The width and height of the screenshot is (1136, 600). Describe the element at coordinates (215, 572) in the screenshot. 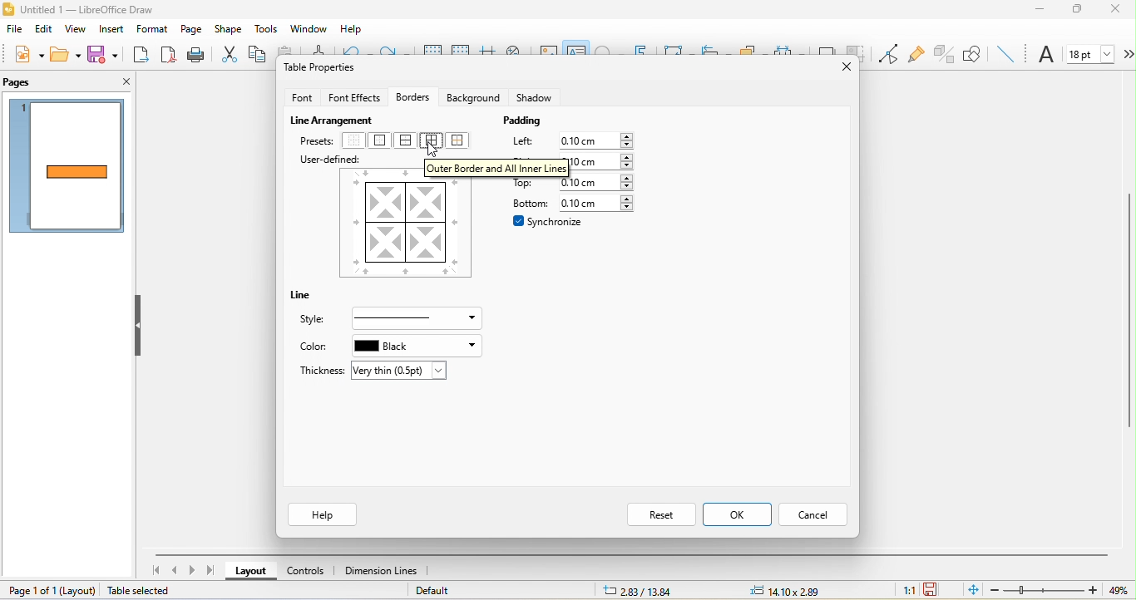

I see `last page` at that location.